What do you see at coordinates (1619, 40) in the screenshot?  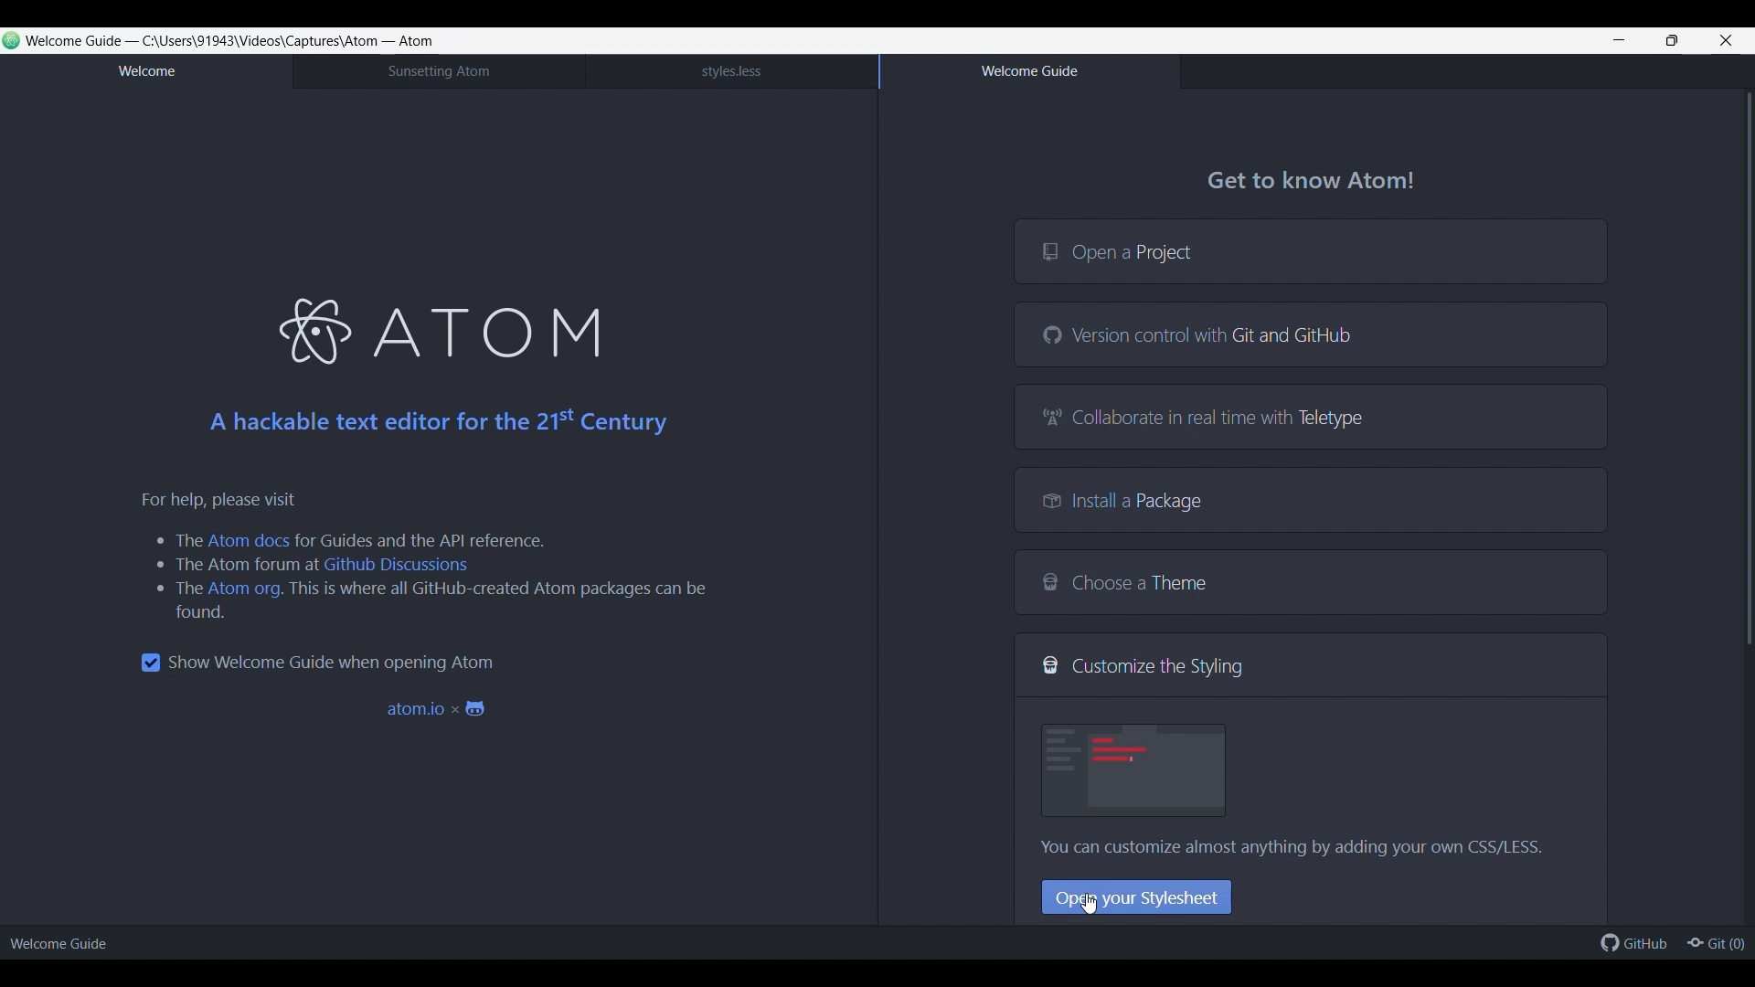 I see `Minimize` at bounding box center [1619, 40].